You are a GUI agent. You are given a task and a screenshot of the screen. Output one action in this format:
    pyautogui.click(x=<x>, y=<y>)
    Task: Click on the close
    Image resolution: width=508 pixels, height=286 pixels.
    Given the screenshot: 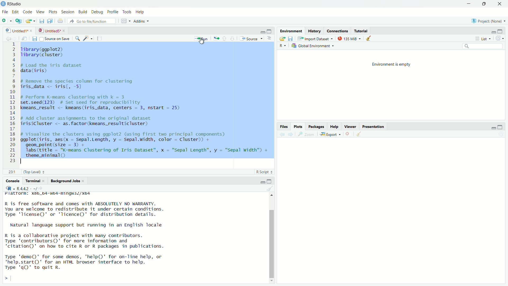 What is the action you would take?
    pyautogui.click(x=32, y=30)
    